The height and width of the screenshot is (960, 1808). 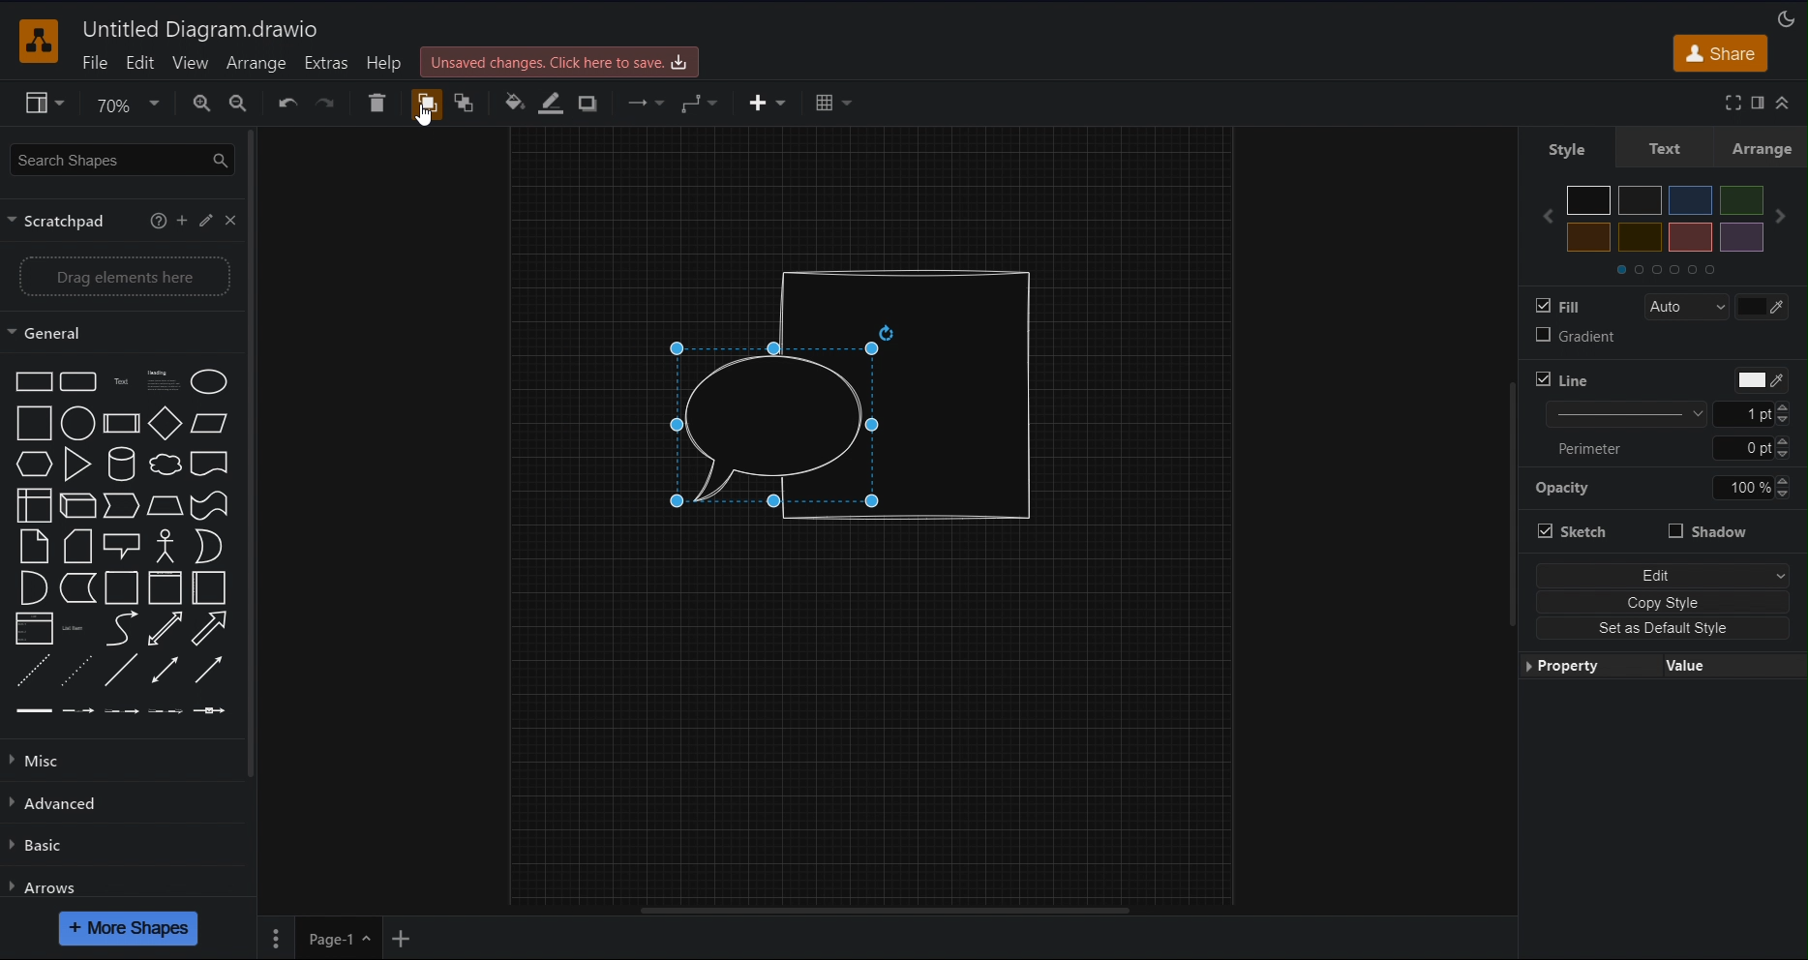 What do you see at coordinates (77, 546) in the screenshot?
I see `Card` at bounding box center [77, 546].